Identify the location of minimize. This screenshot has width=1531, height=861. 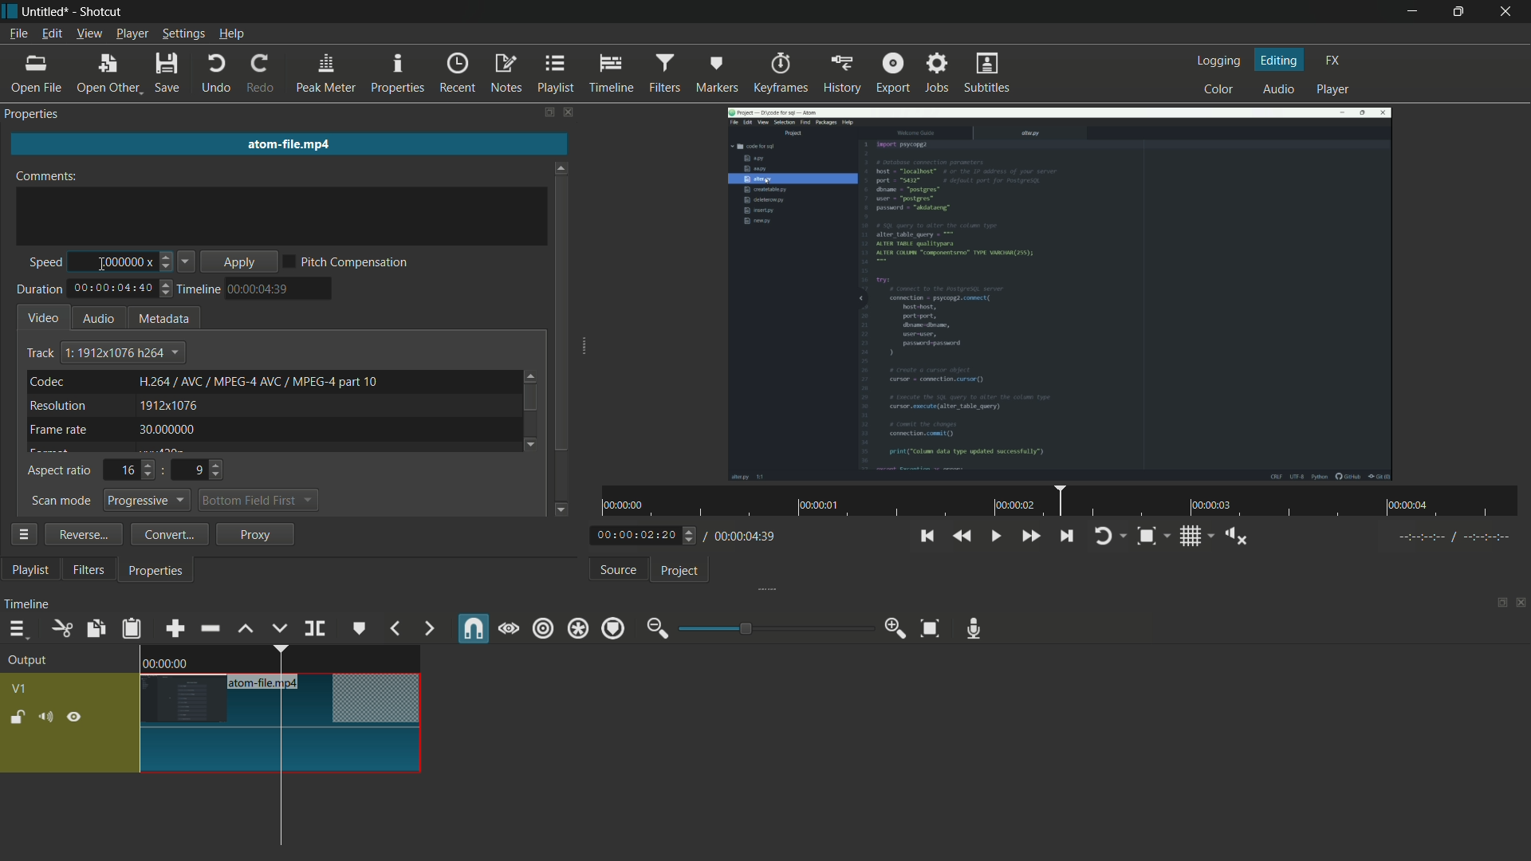
(1415, 12).